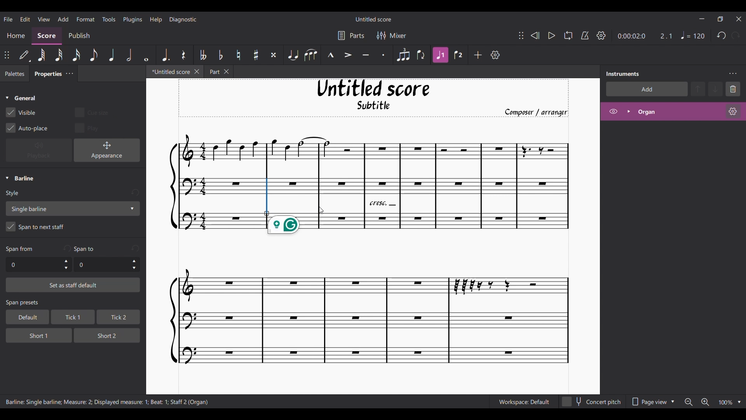 The height and width of the screenshot is (420, 746). I want to click on Undo input made, so click(66, 248).